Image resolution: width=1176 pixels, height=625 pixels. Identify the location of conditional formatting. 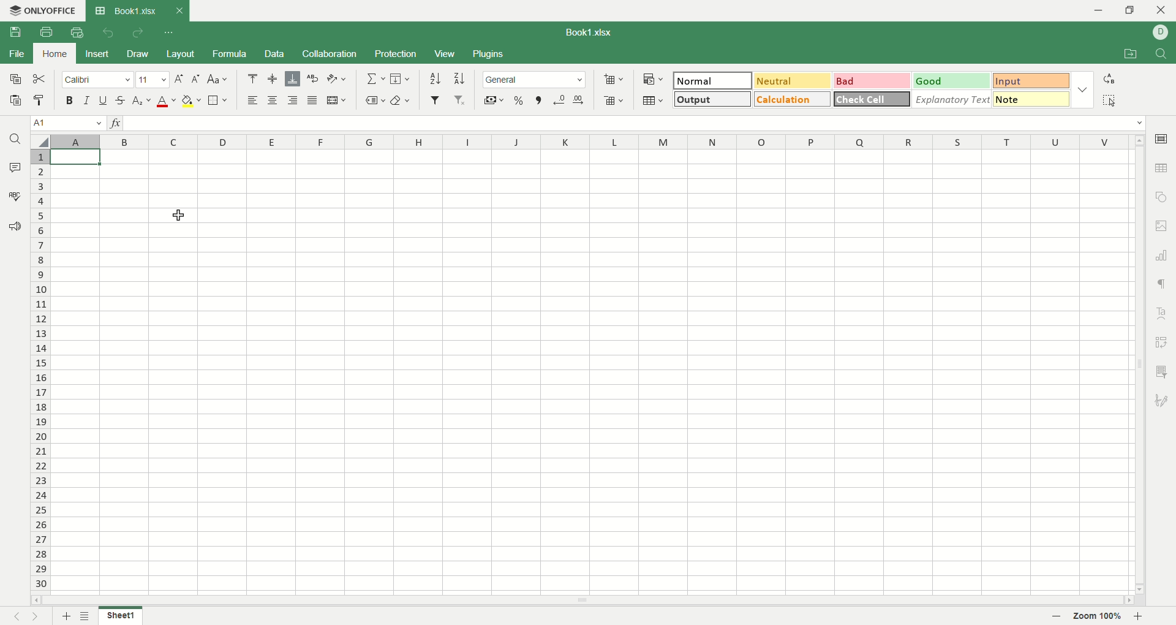
(651, 78).